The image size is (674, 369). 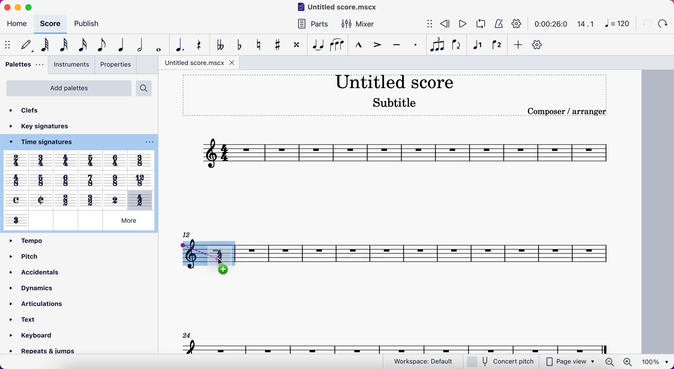 What do you see at coordinates (219, 44) in the screenshot?
I see `toggle double flat` at bounding box center [219, 44].